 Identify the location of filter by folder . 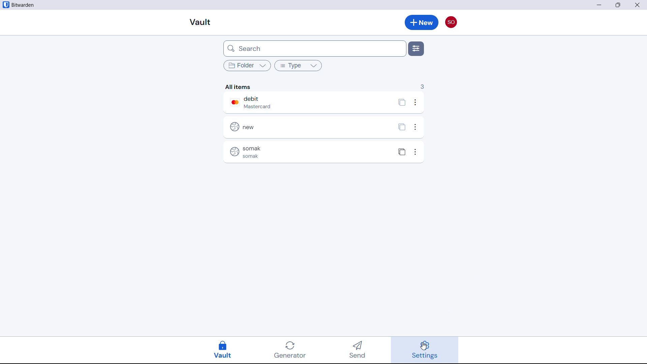
(246, 65).